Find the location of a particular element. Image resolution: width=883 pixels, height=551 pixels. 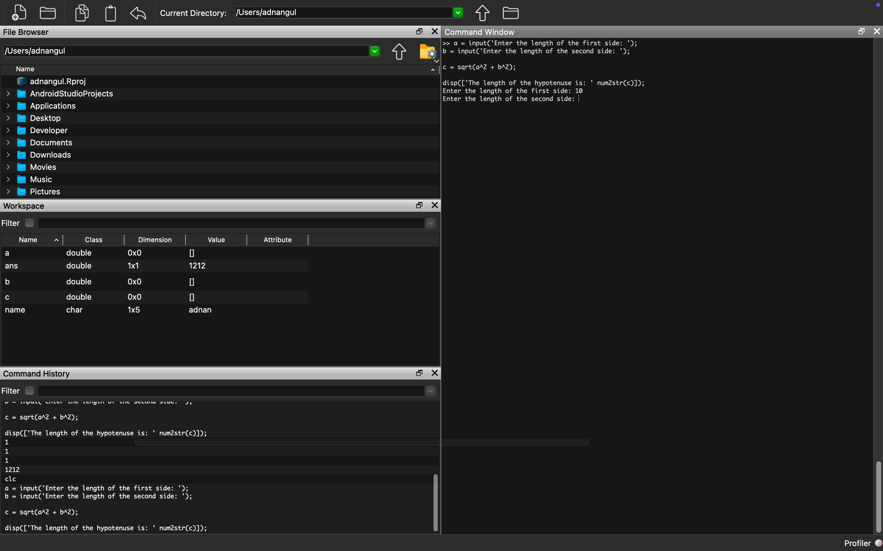

double is located at coordinates (78, 268).